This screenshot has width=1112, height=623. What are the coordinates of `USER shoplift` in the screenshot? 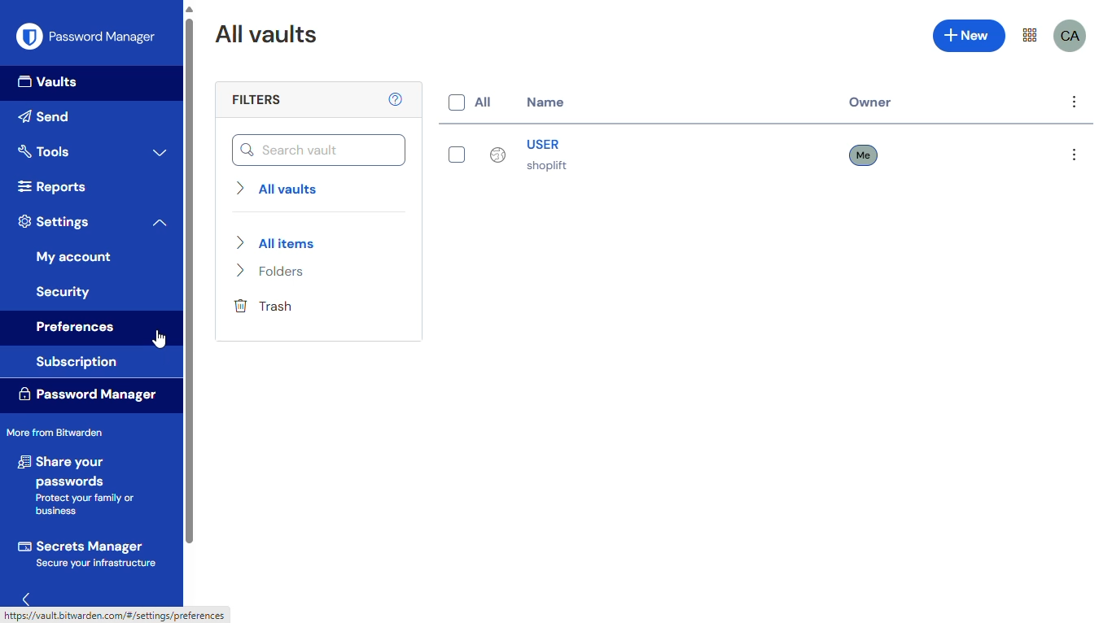 It's located at (505, 153).